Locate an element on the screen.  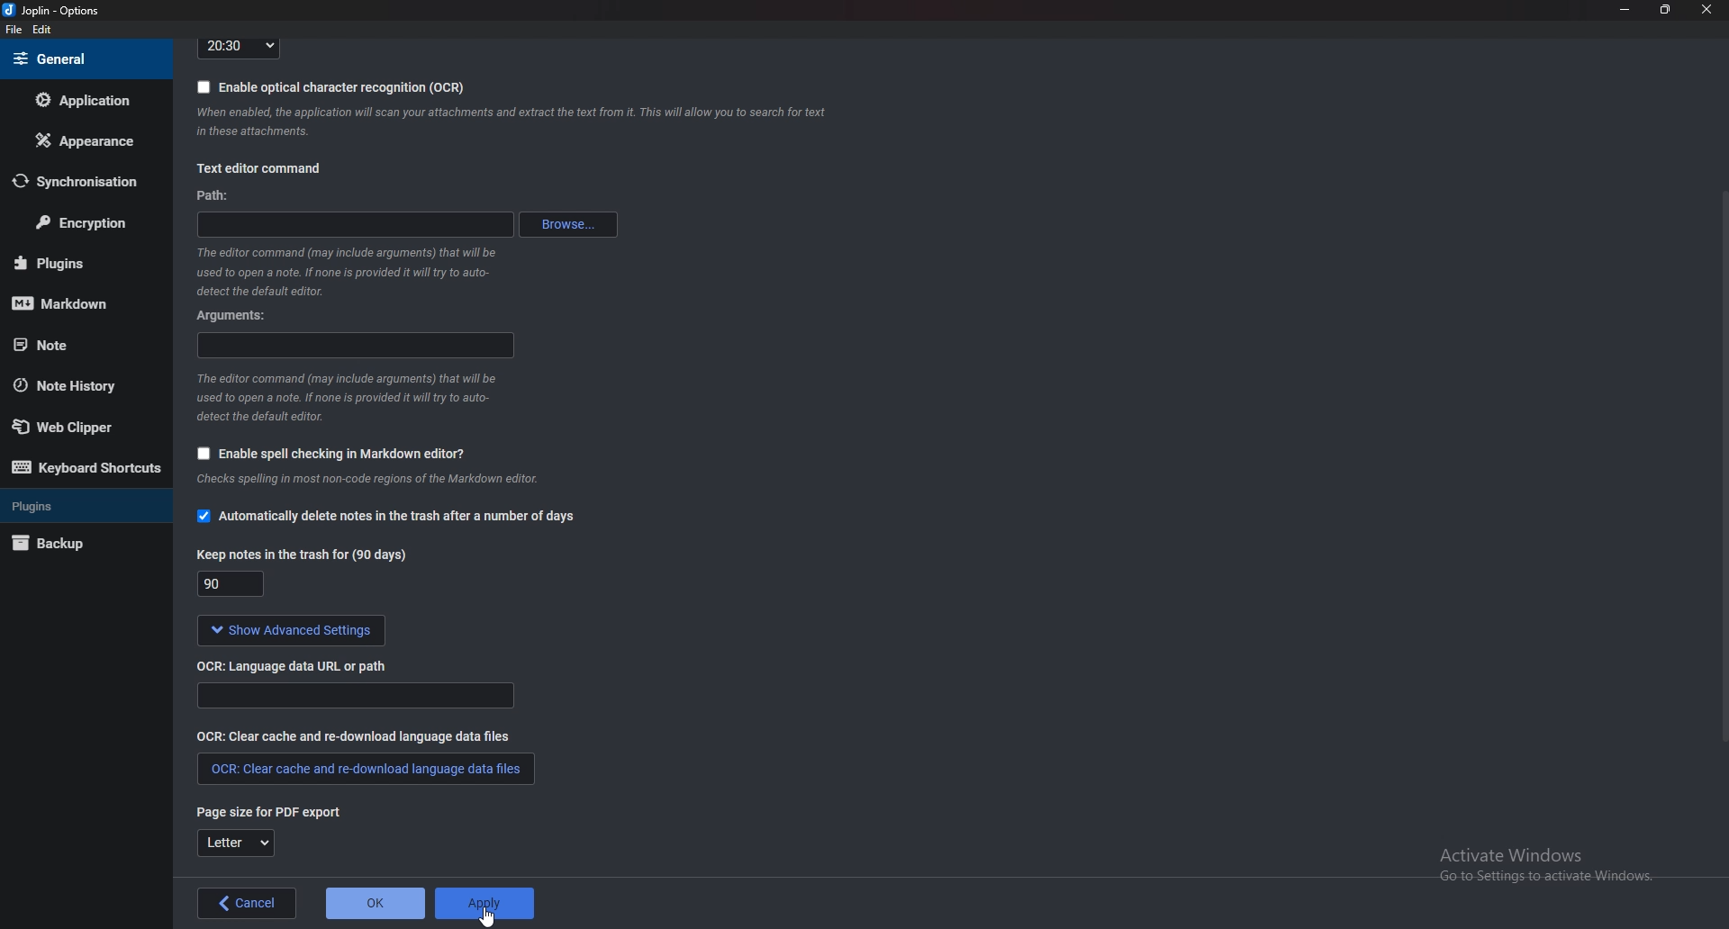
Appearance is located at coordinates (83, 140).